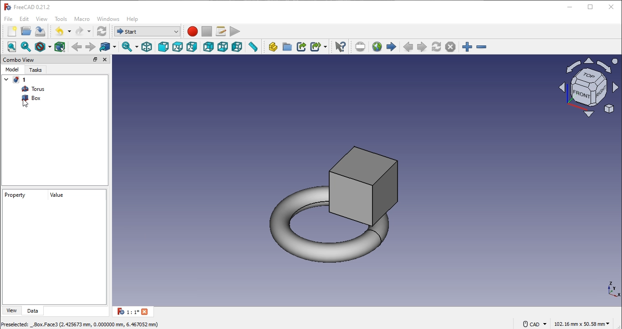 This screenshot has width=622, height=329. What do you see at coordinates (146, 30) in the screenshot?
I see `workbench` at bounding box center [146, 30].